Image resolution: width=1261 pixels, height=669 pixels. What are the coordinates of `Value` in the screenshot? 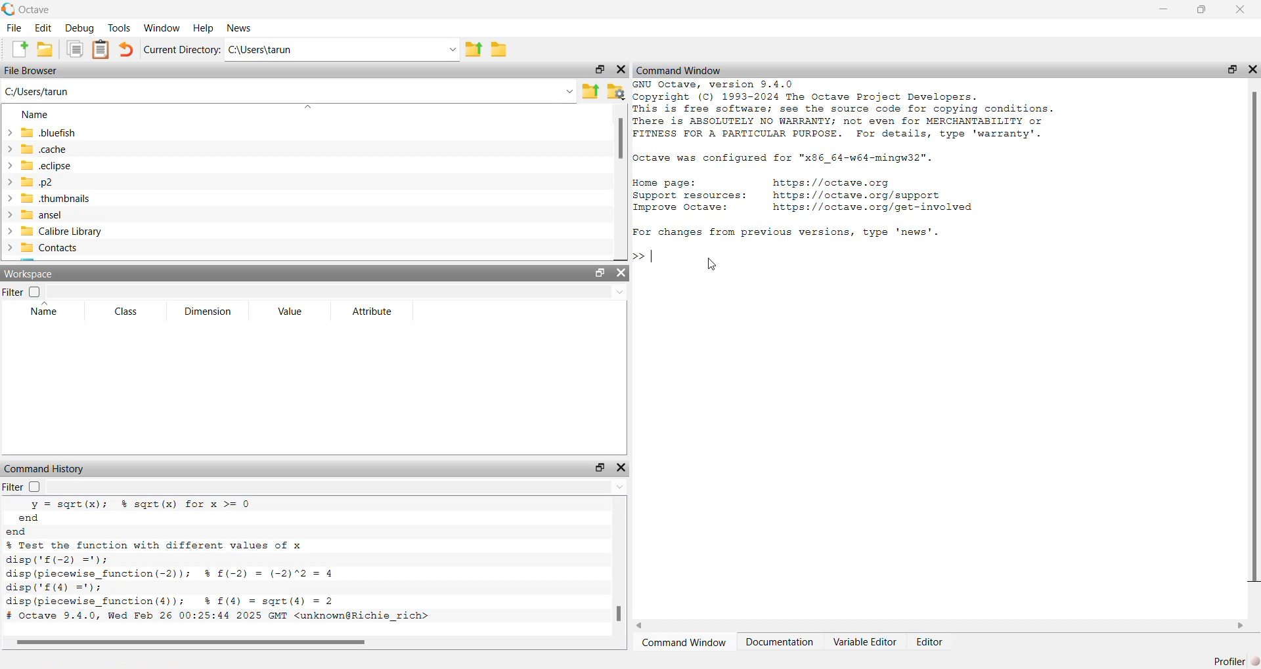 It's located at (290, 312).